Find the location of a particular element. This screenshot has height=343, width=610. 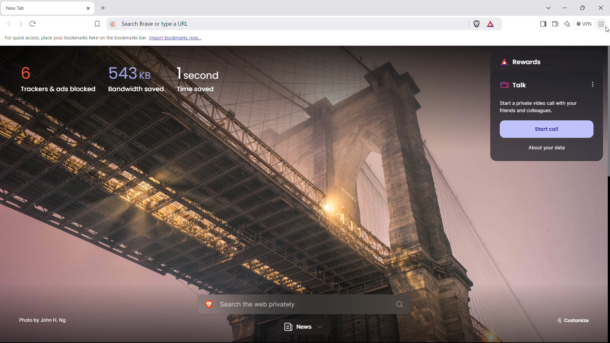

trackers and ads blocked is located at coordinates (58, 91).